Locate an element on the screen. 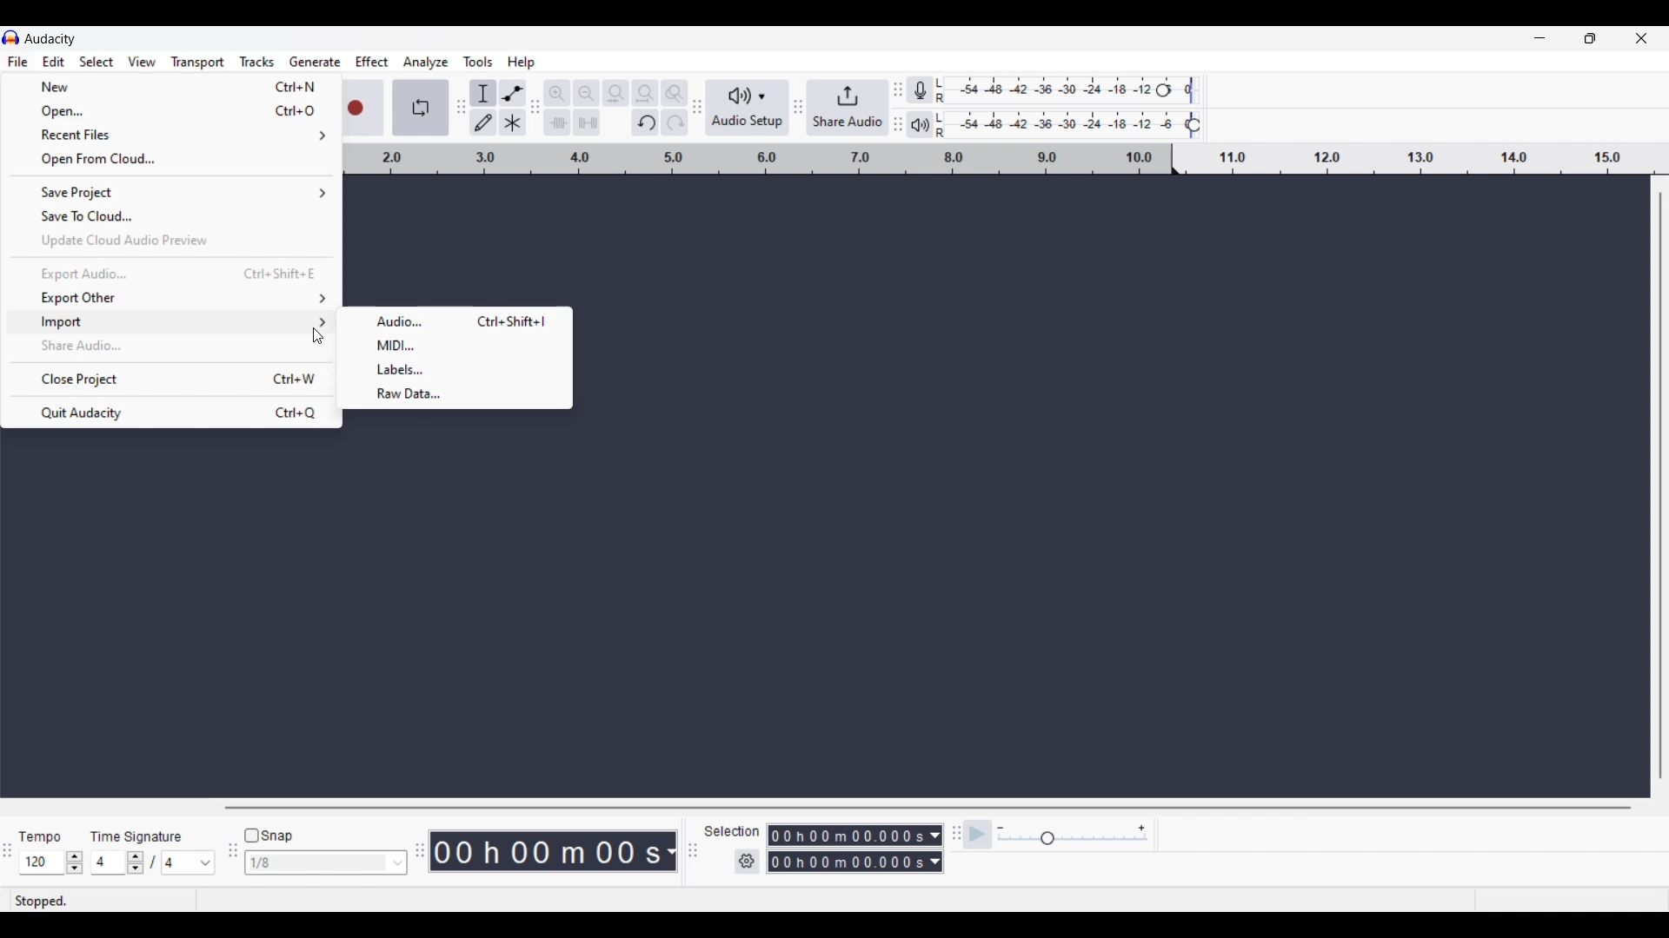  Zoom out is located at coordinates (587, 93).